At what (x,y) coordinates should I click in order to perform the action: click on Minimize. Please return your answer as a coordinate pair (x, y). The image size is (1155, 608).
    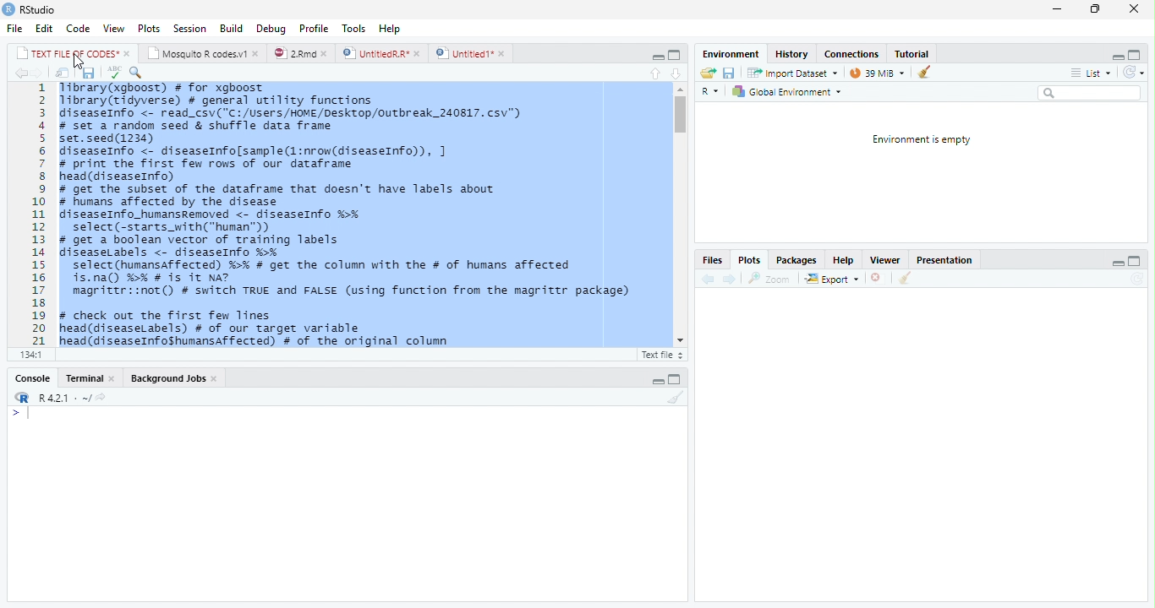
    Looking at the image, I should click on (659, 381).